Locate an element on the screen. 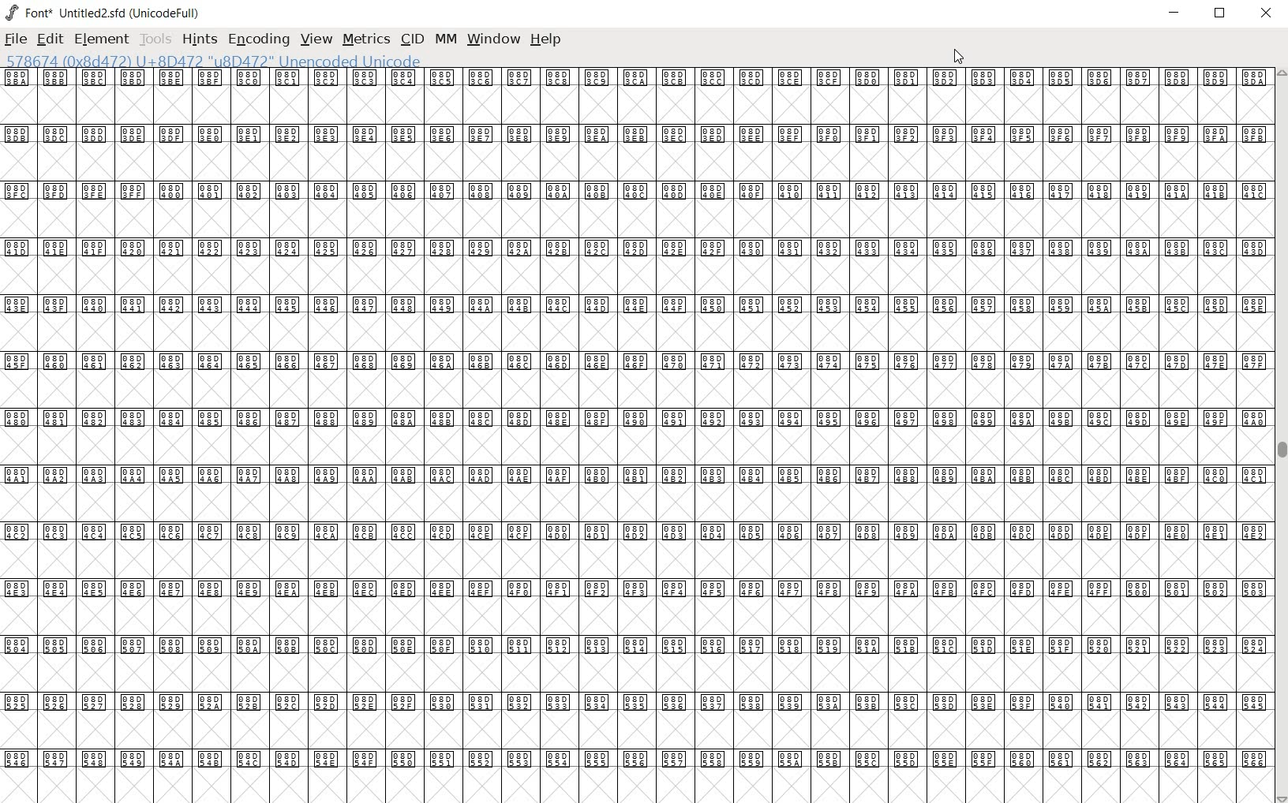  element is located at coordinates (101, 39).